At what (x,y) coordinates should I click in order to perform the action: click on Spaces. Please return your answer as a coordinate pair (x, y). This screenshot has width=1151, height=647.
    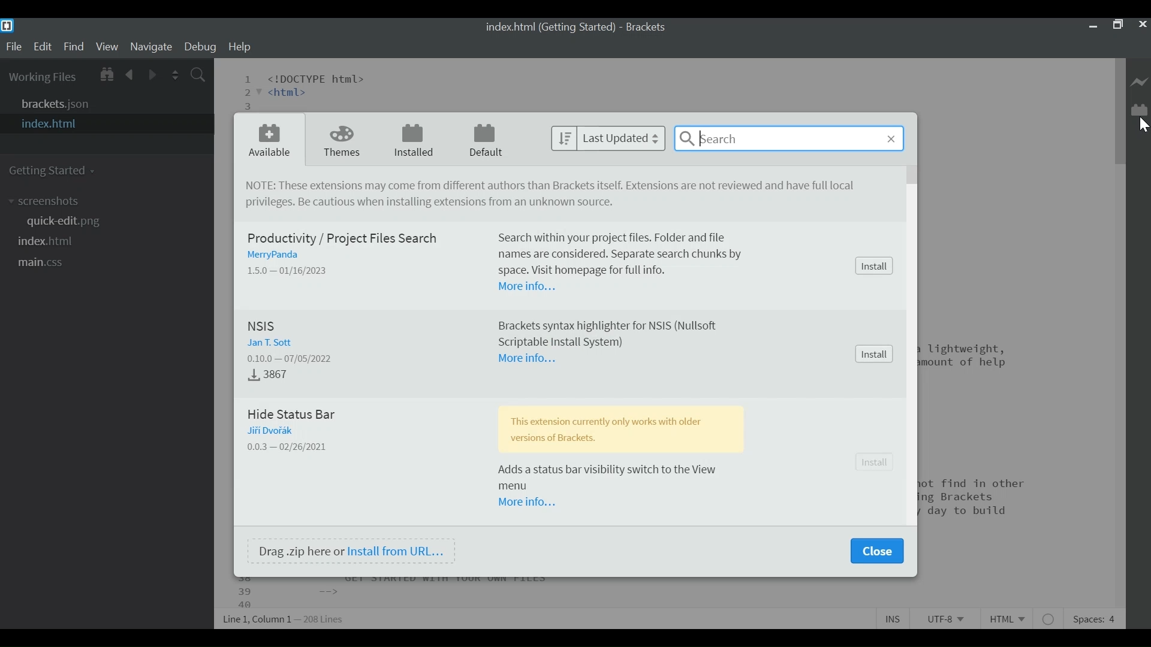
    Looking at the image, I should click on (1095, 618).